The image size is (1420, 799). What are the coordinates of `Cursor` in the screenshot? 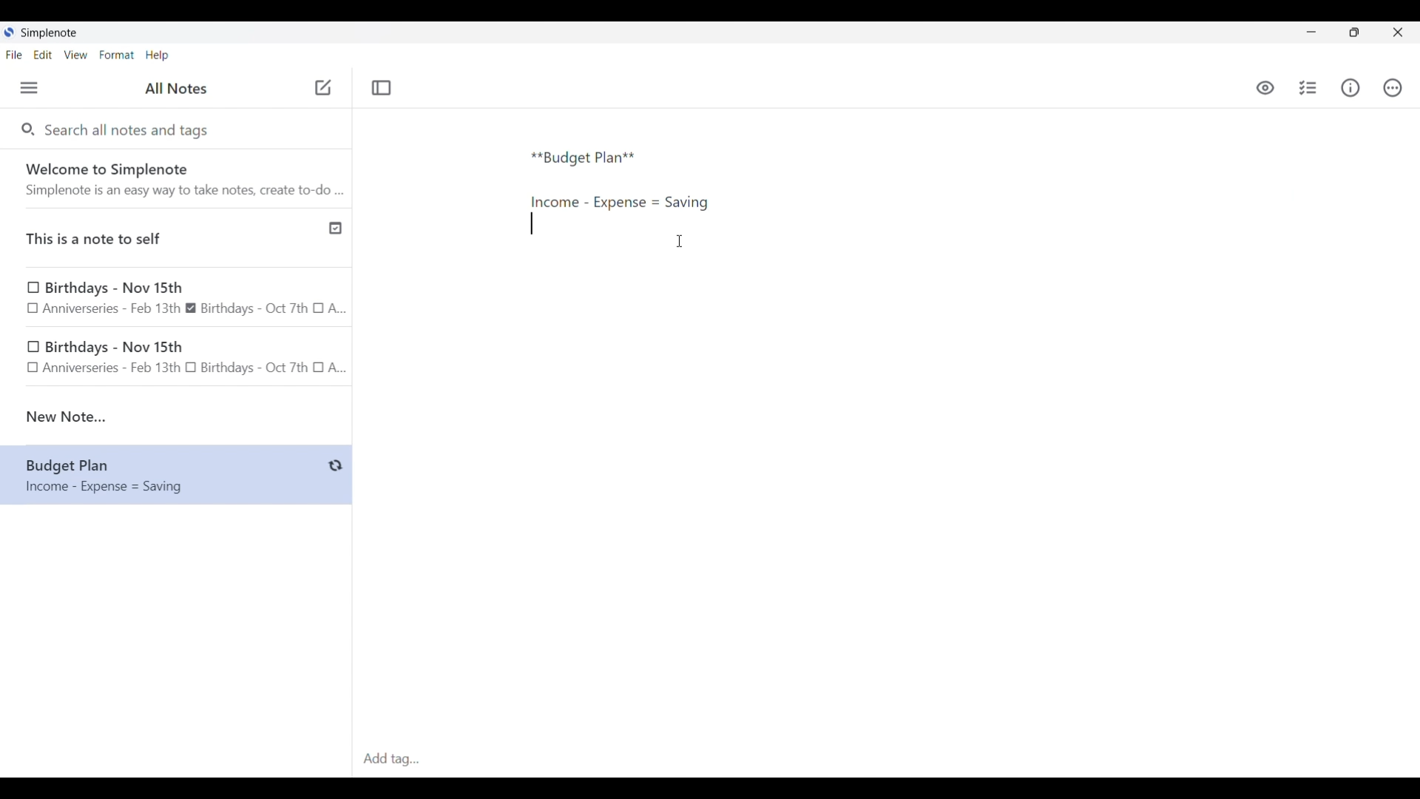 It's located at (680, 241).